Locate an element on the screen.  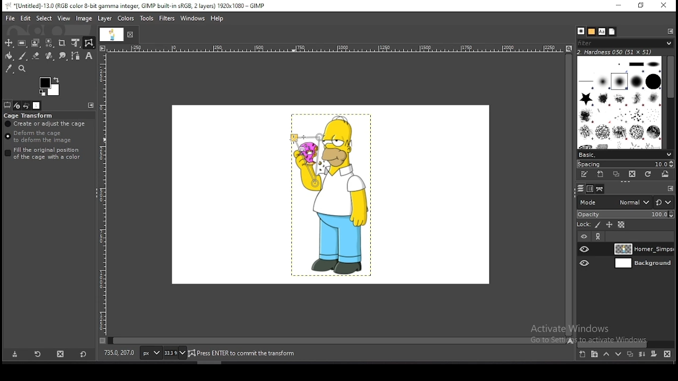
add a mask is located at coordinates (653, 354).